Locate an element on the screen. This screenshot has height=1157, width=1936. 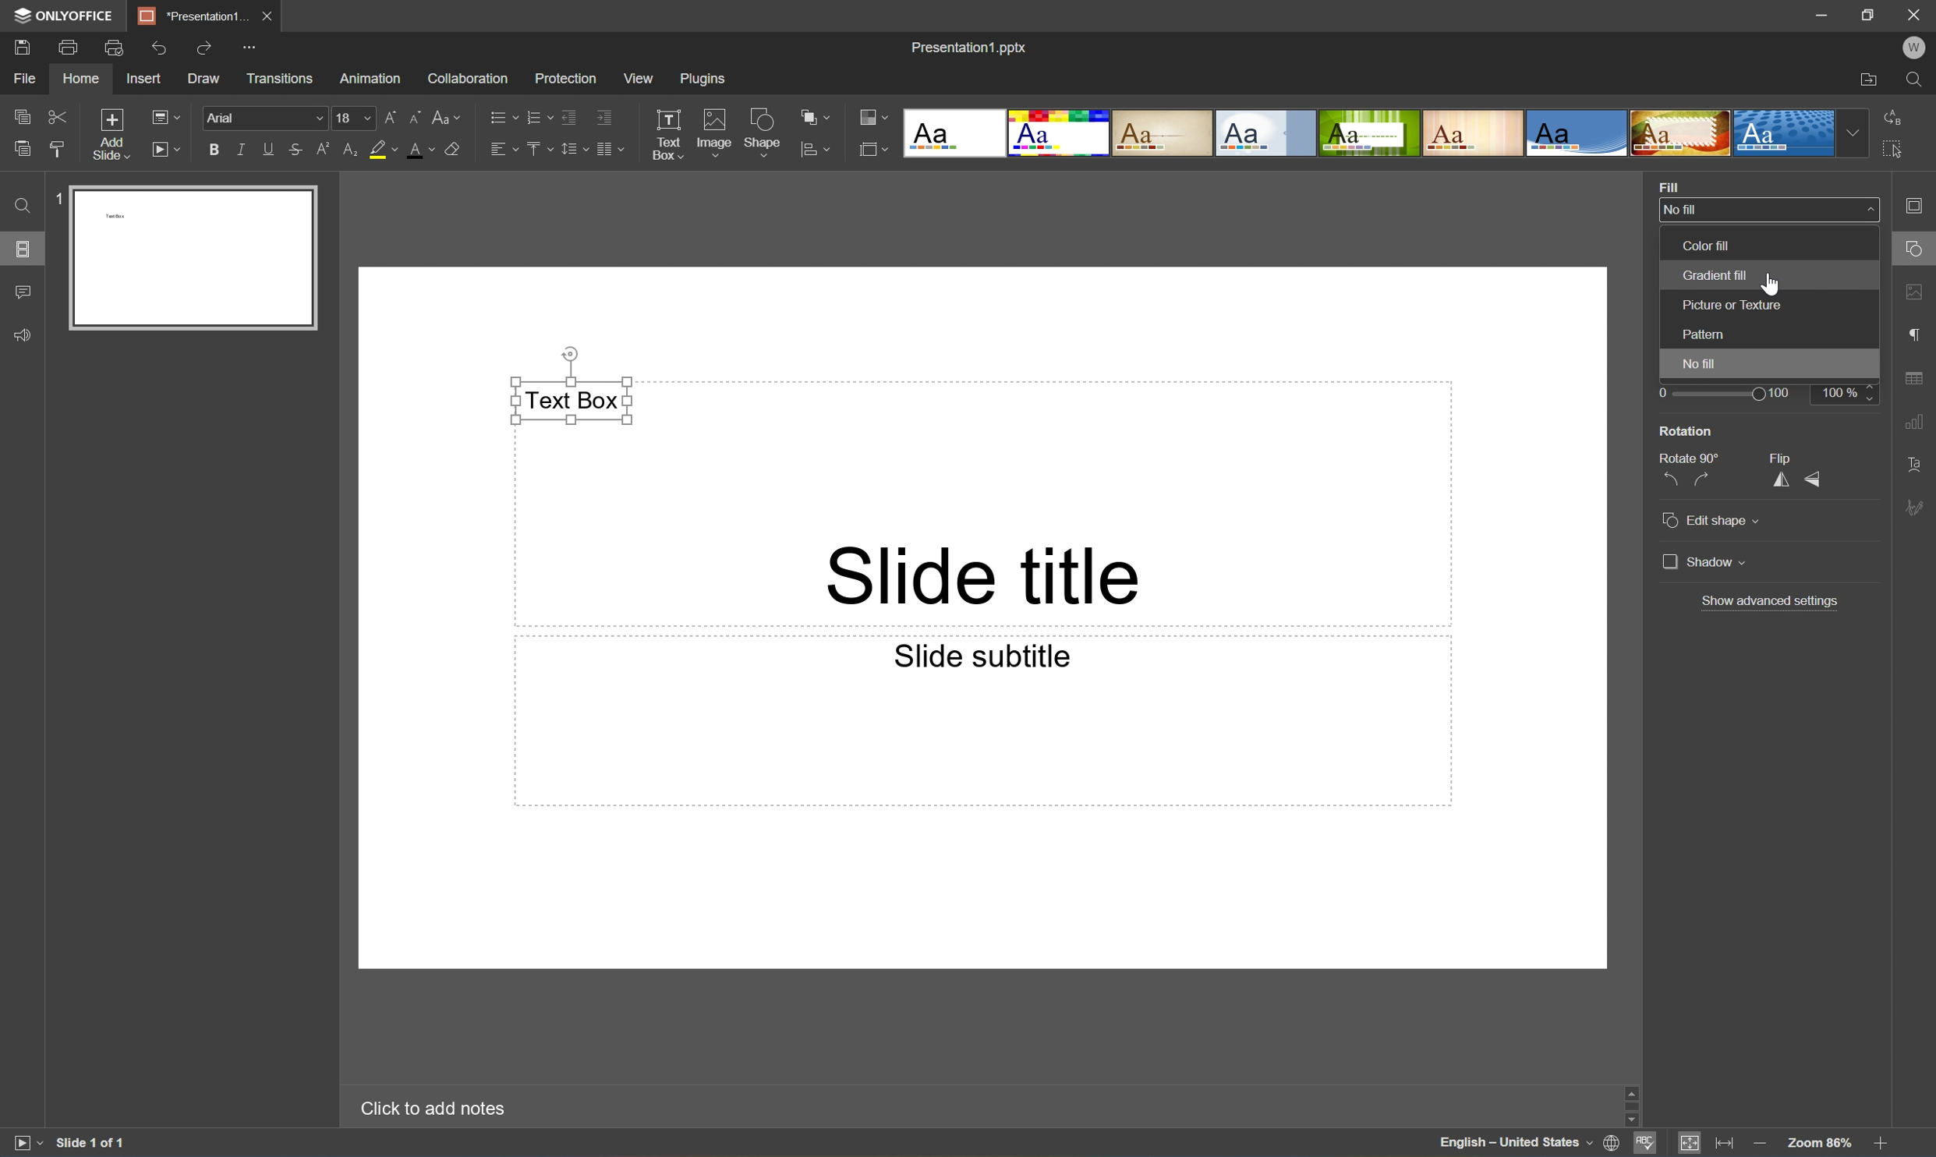
Shape is located at coordinates (761, 133).